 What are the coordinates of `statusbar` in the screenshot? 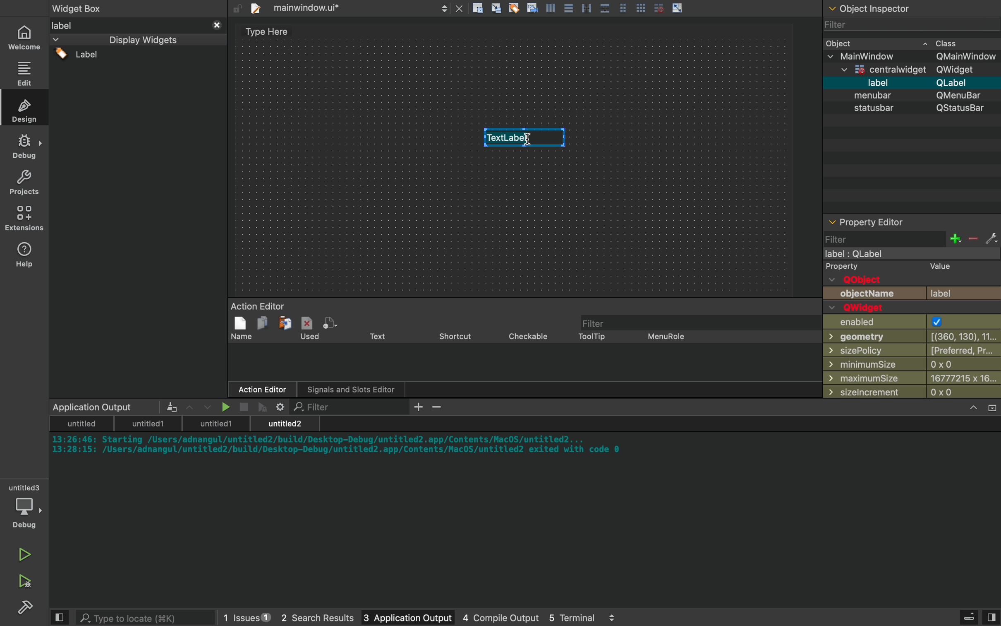 It's located at (910, 111).